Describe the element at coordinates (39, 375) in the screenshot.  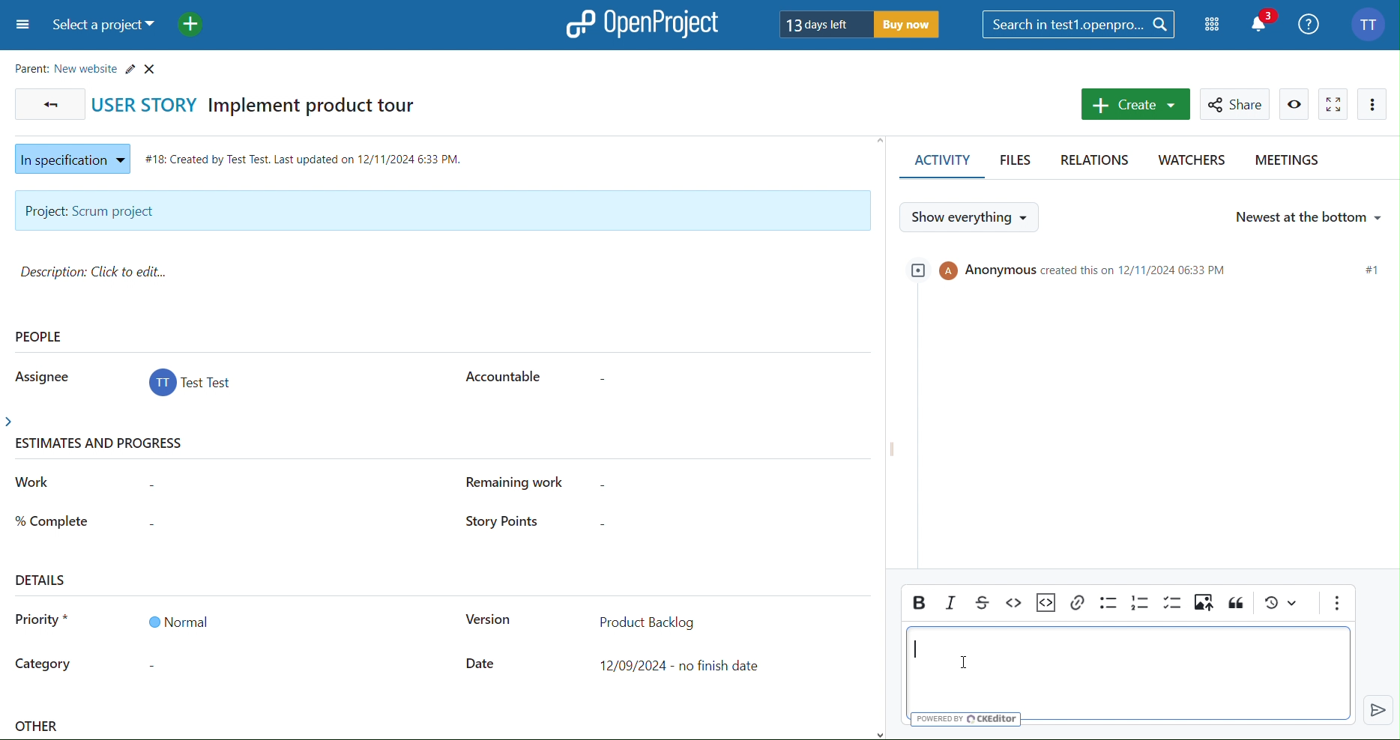
I see `Assignee` at that location.